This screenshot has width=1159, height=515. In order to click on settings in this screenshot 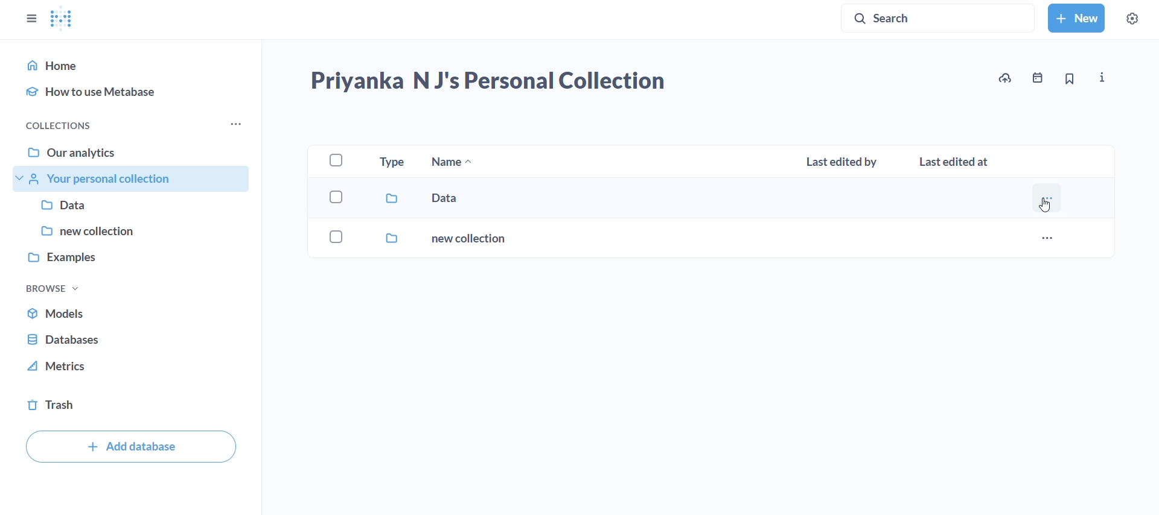, I will do `click(1132, 17)`.